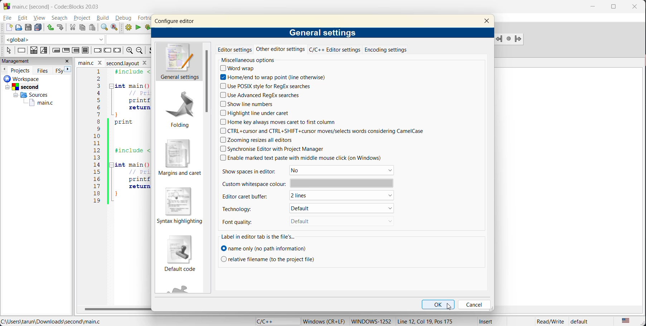 The width and height of the screenshot is (646, 326). Describe the element at coordinates (141, 51) in the screenshot. I see `zoom out` at that location.